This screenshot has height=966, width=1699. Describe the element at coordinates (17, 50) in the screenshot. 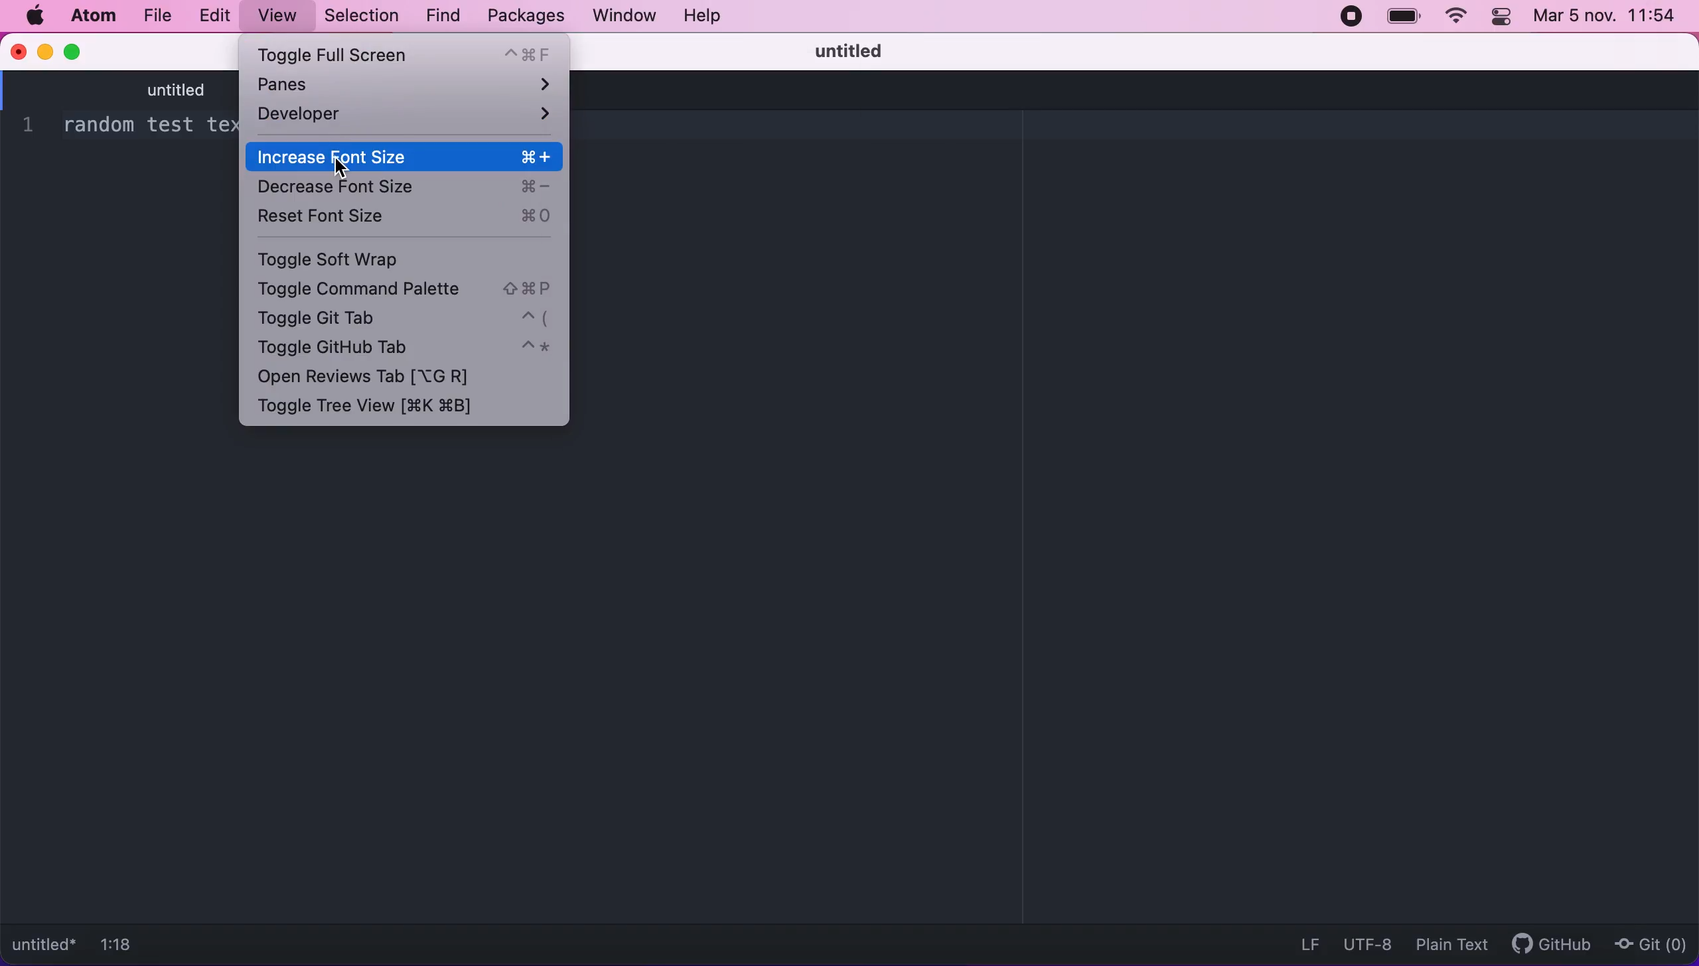

I see `close` at that location.